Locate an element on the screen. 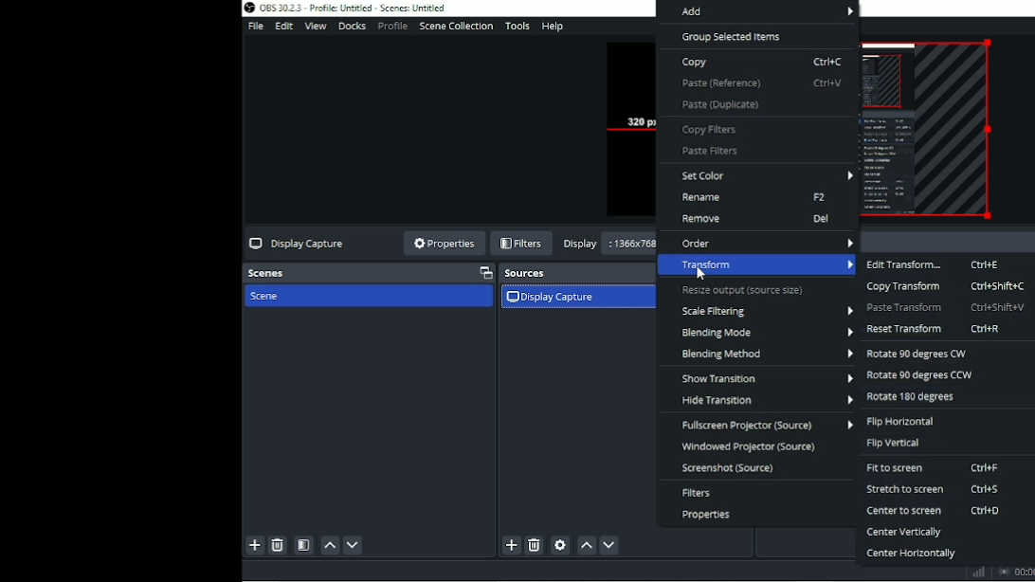 This screenshot has width=1035, height=582. Stretch to screen is located at coordinates (936, 489).